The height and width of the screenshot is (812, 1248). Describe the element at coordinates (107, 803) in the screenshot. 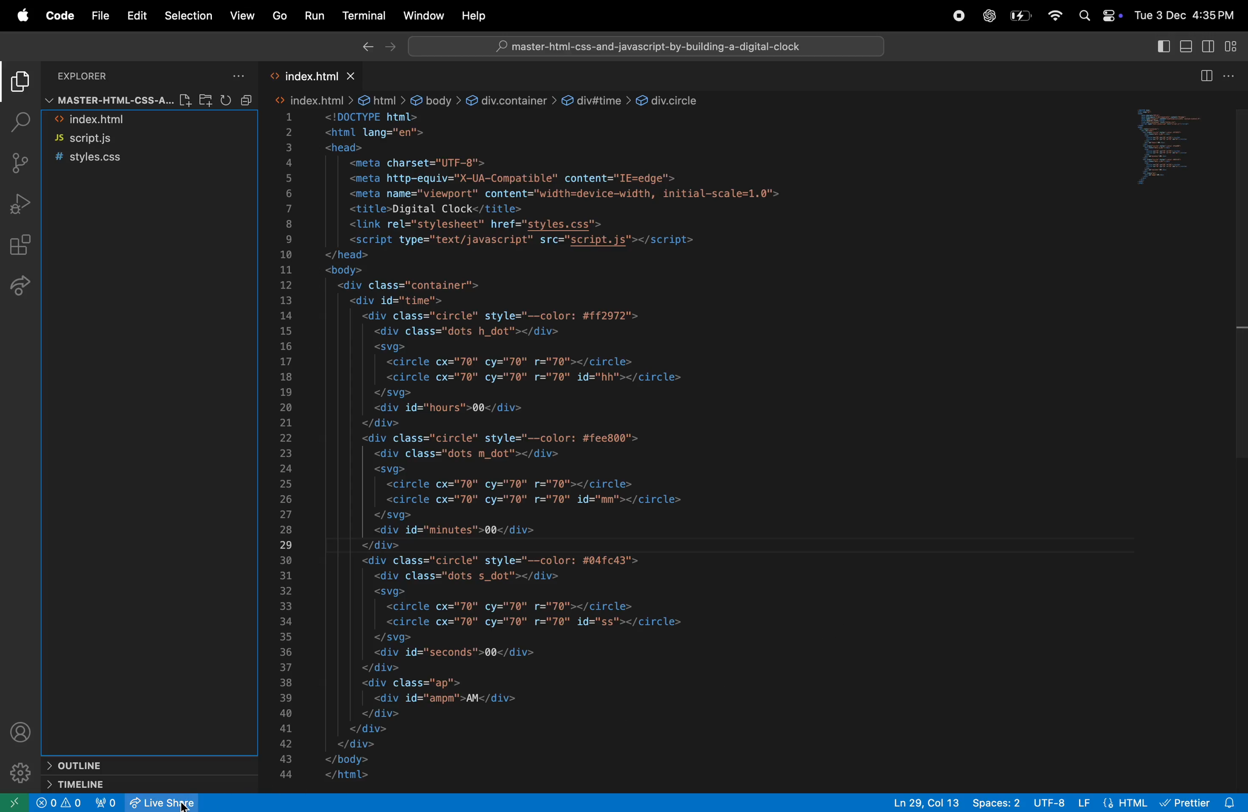

I see `no of port` at that location.